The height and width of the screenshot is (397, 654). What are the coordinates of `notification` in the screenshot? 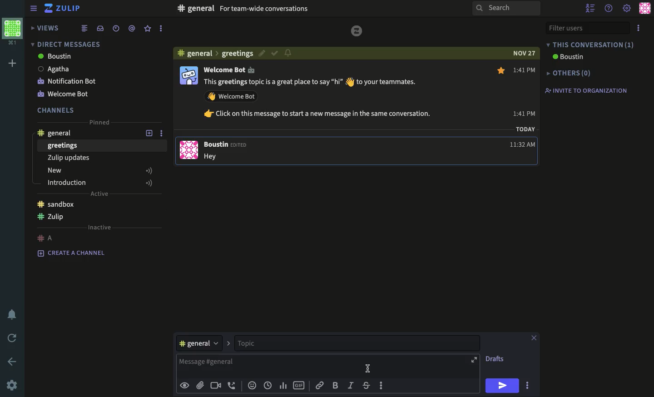 It's located at (288, 53).